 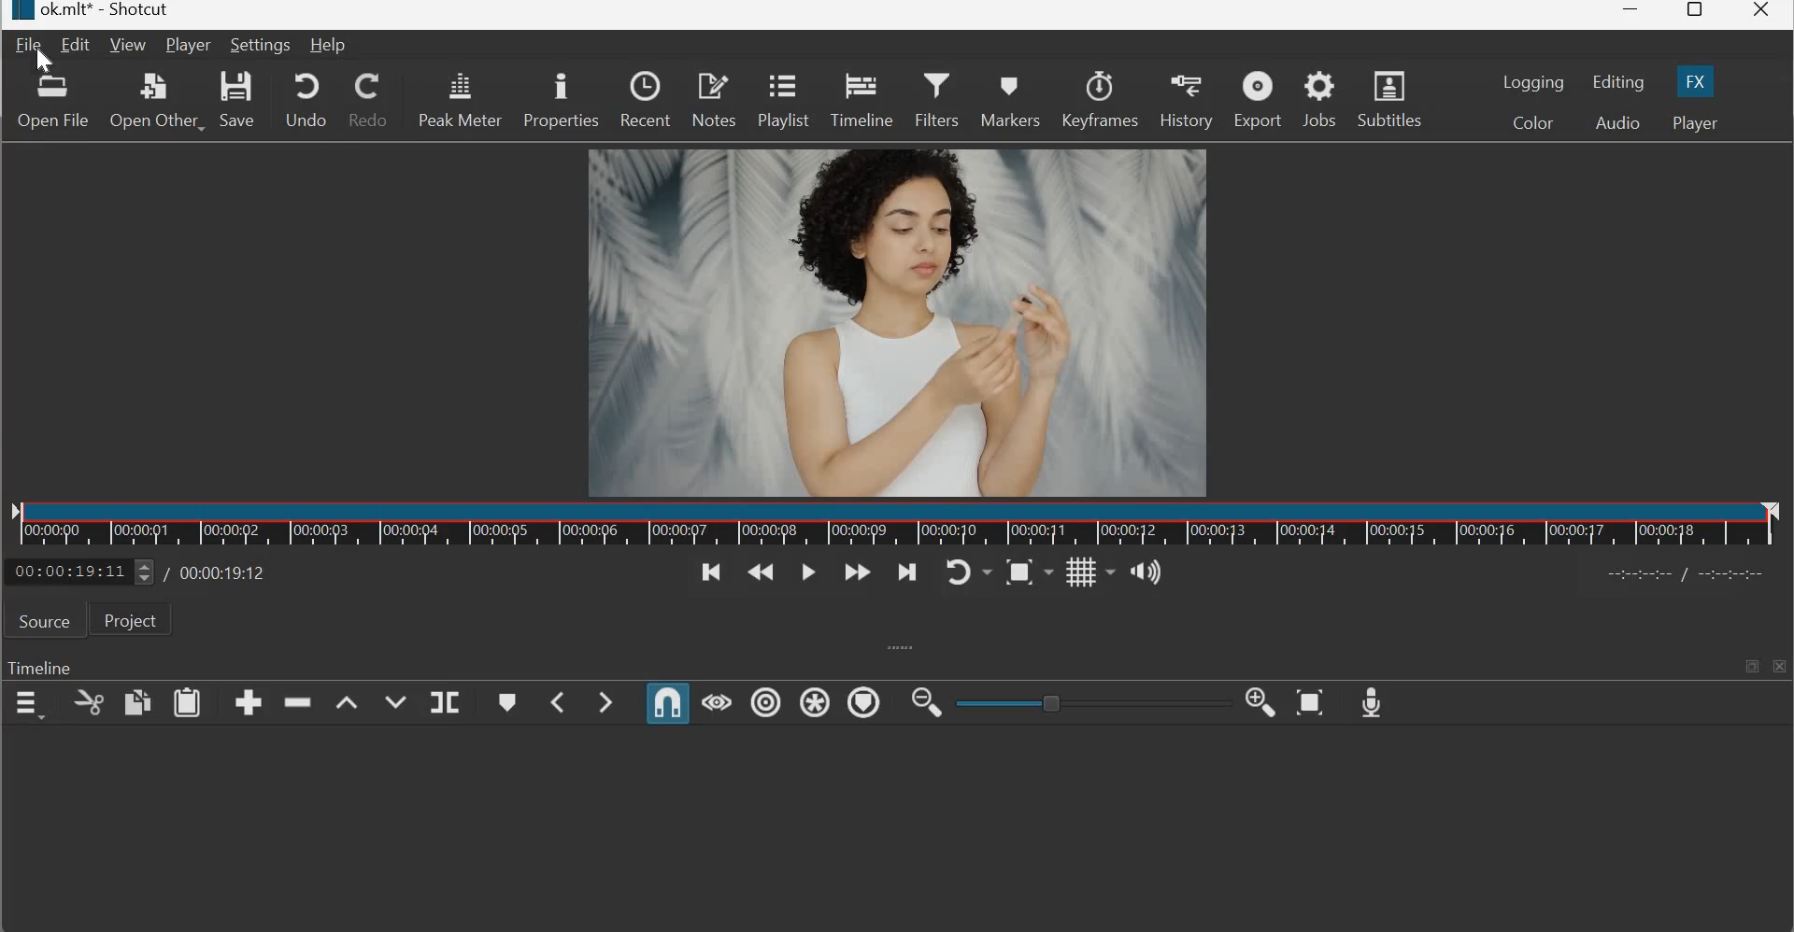 What do you see at coordinates (645, 97) in the screenshot?
I see `Recent` at bounding box center [645, 97].